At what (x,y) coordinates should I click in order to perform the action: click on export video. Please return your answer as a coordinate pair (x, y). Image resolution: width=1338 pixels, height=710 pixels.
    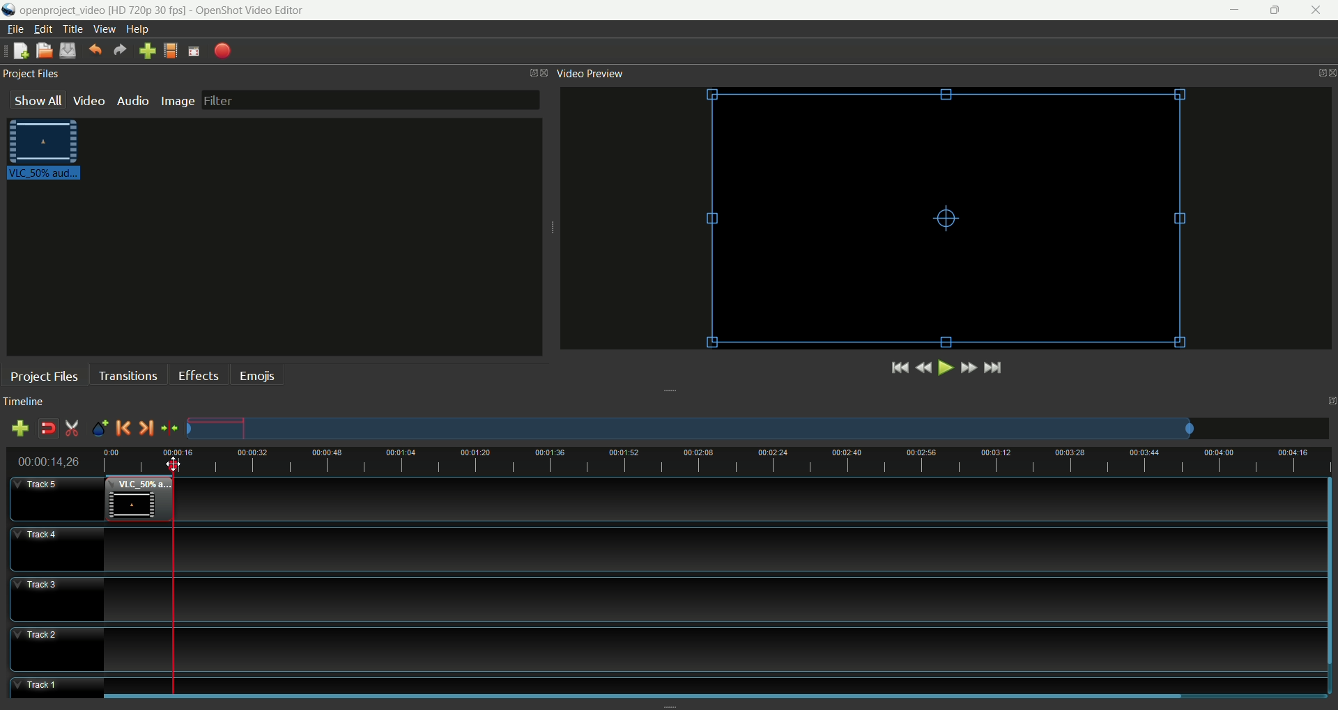
    Looking at the image, I should click on (224, 50).